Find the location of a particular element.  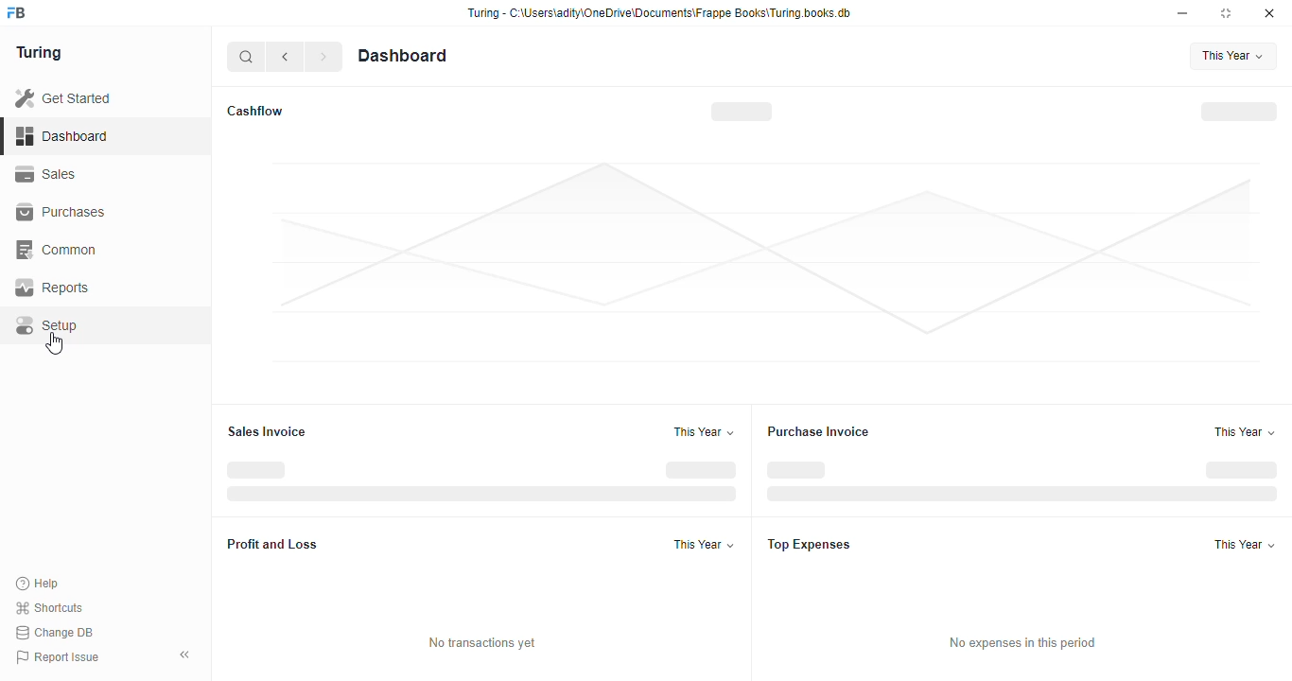

Sales Invoice is located at coordinates (270, 434).